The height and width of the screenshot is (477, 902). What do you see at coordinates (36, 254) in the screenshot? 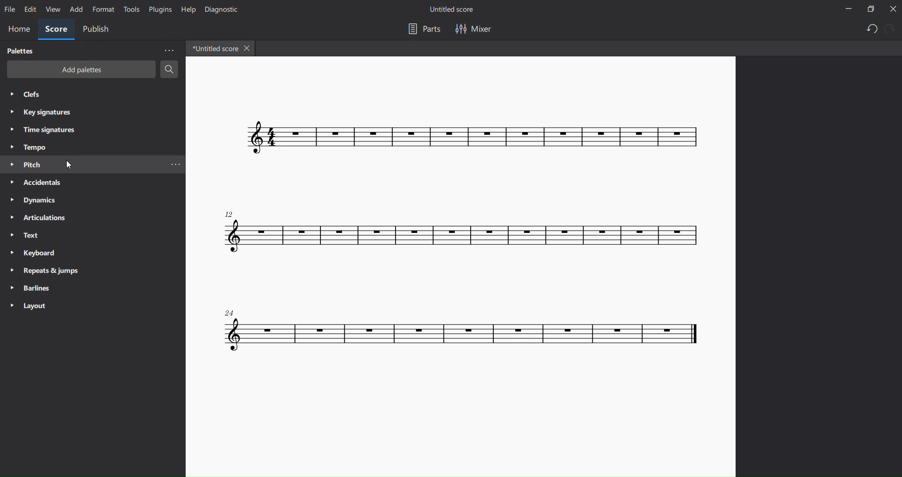
I see `keyboard` at bounding box center [36, 254].